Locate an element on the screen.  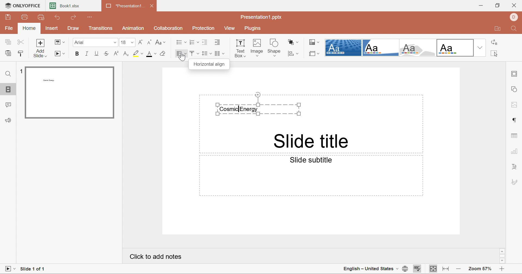
File is located at coordinates (9, 28).